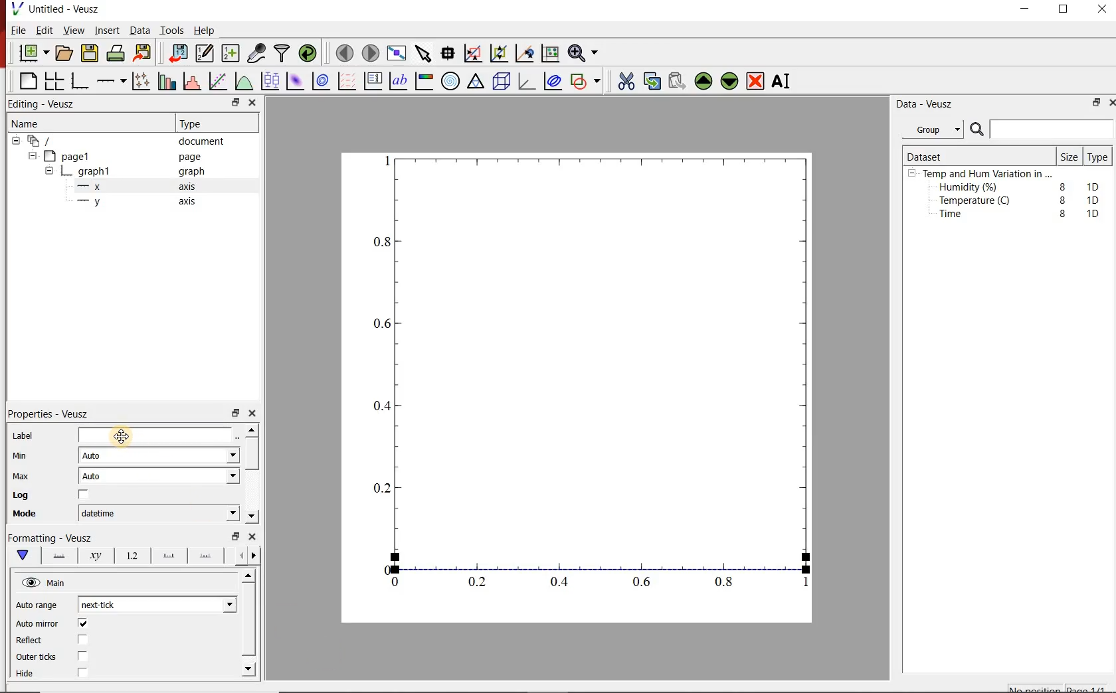 The height and width of the screenshot is (693, 1116). I want to click on close, so click(1103, 9).